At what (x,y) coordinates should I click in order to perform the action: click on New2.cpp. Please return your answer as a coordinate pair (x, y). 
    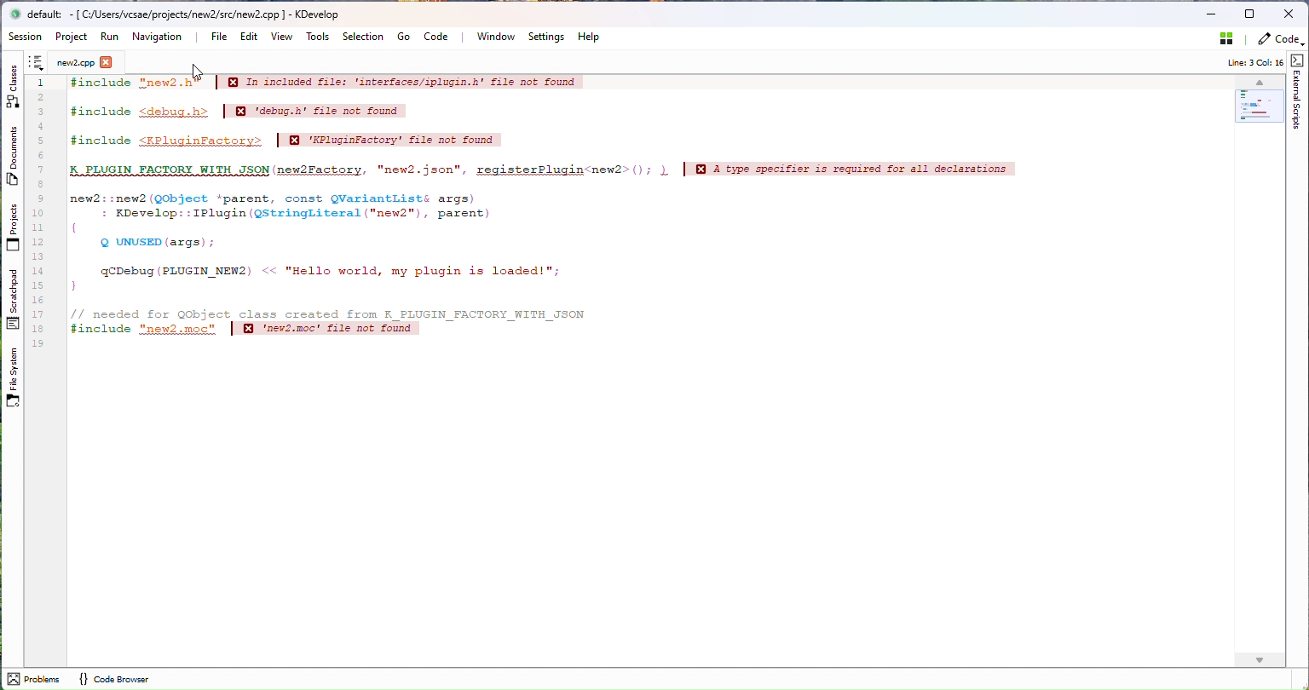
    Looking at the image, I should click on (72, 64).